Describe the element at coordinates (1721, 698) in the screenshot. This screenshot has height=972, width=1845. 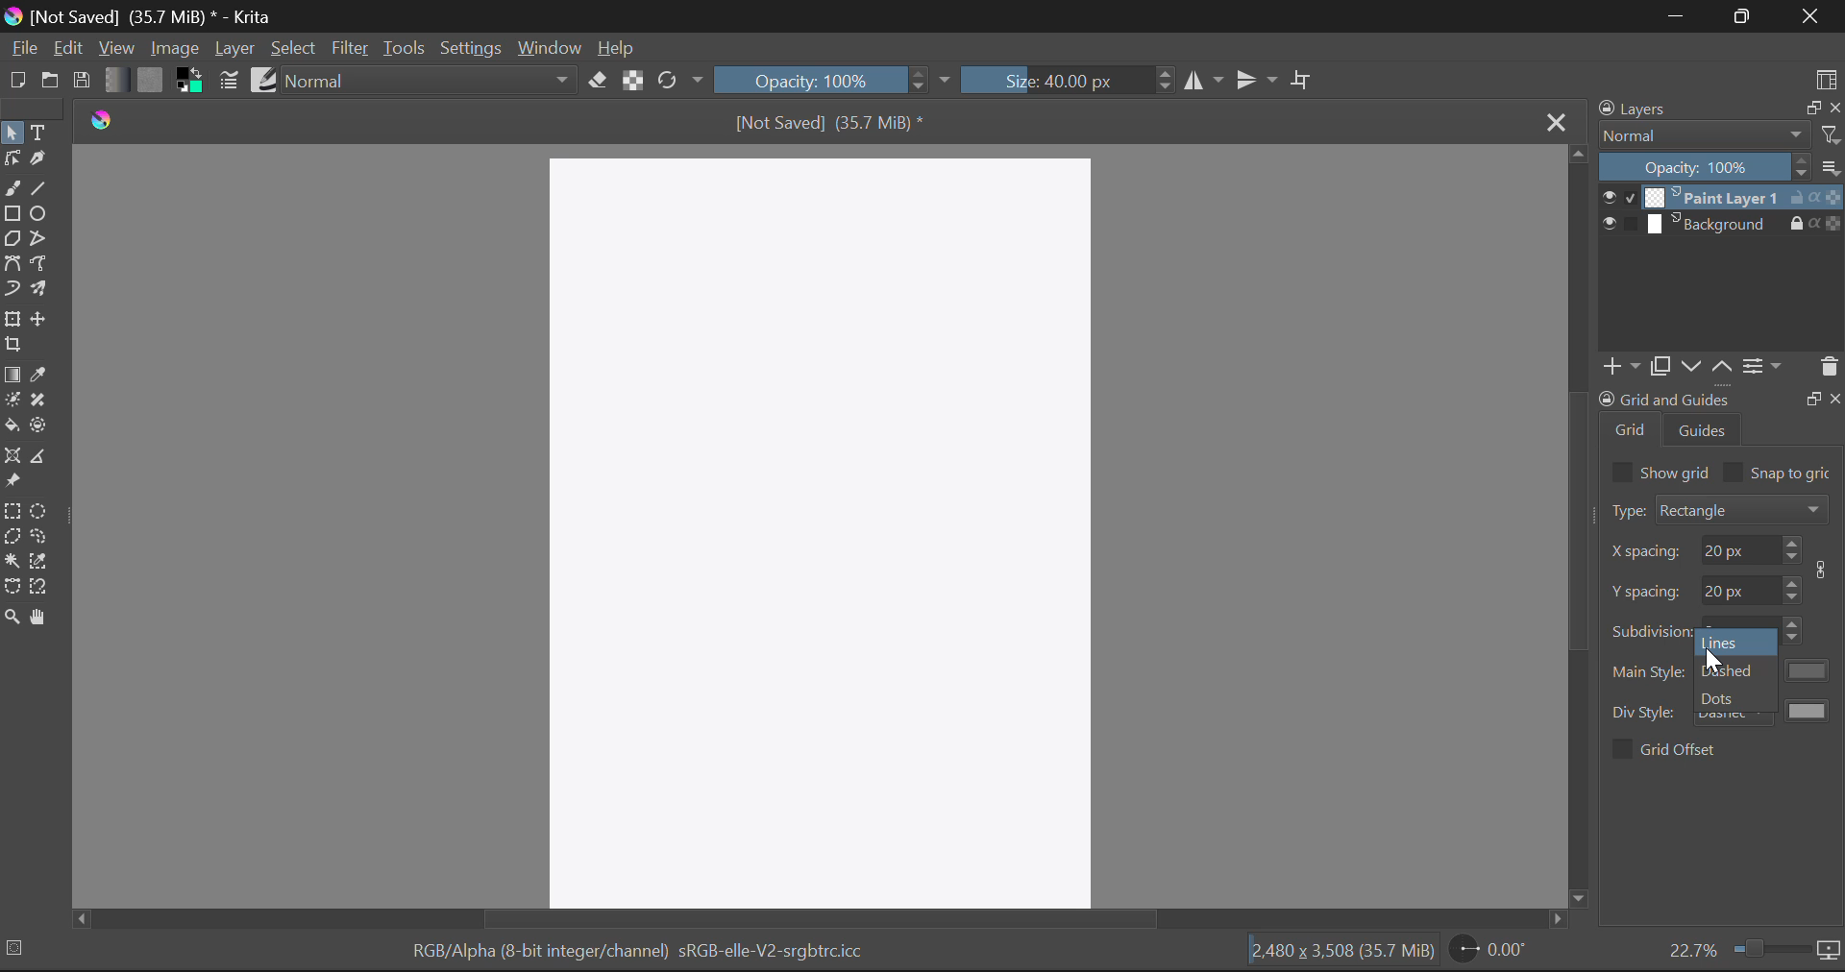
I see `dots` at that location.